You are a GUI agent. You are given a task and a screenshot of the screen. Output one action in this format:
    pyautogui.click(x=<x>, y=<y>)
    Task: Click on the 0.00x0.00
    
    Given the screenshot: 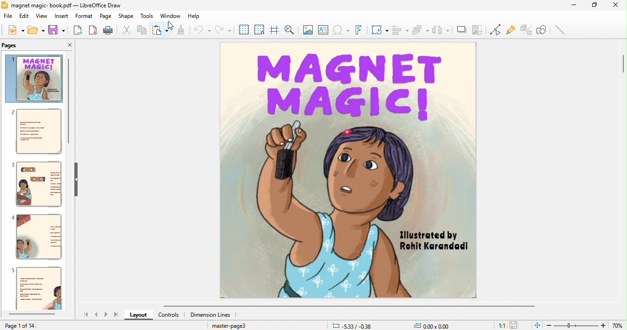 What is the action you would take?
    pyautogui.click(x=430, y=324)
    